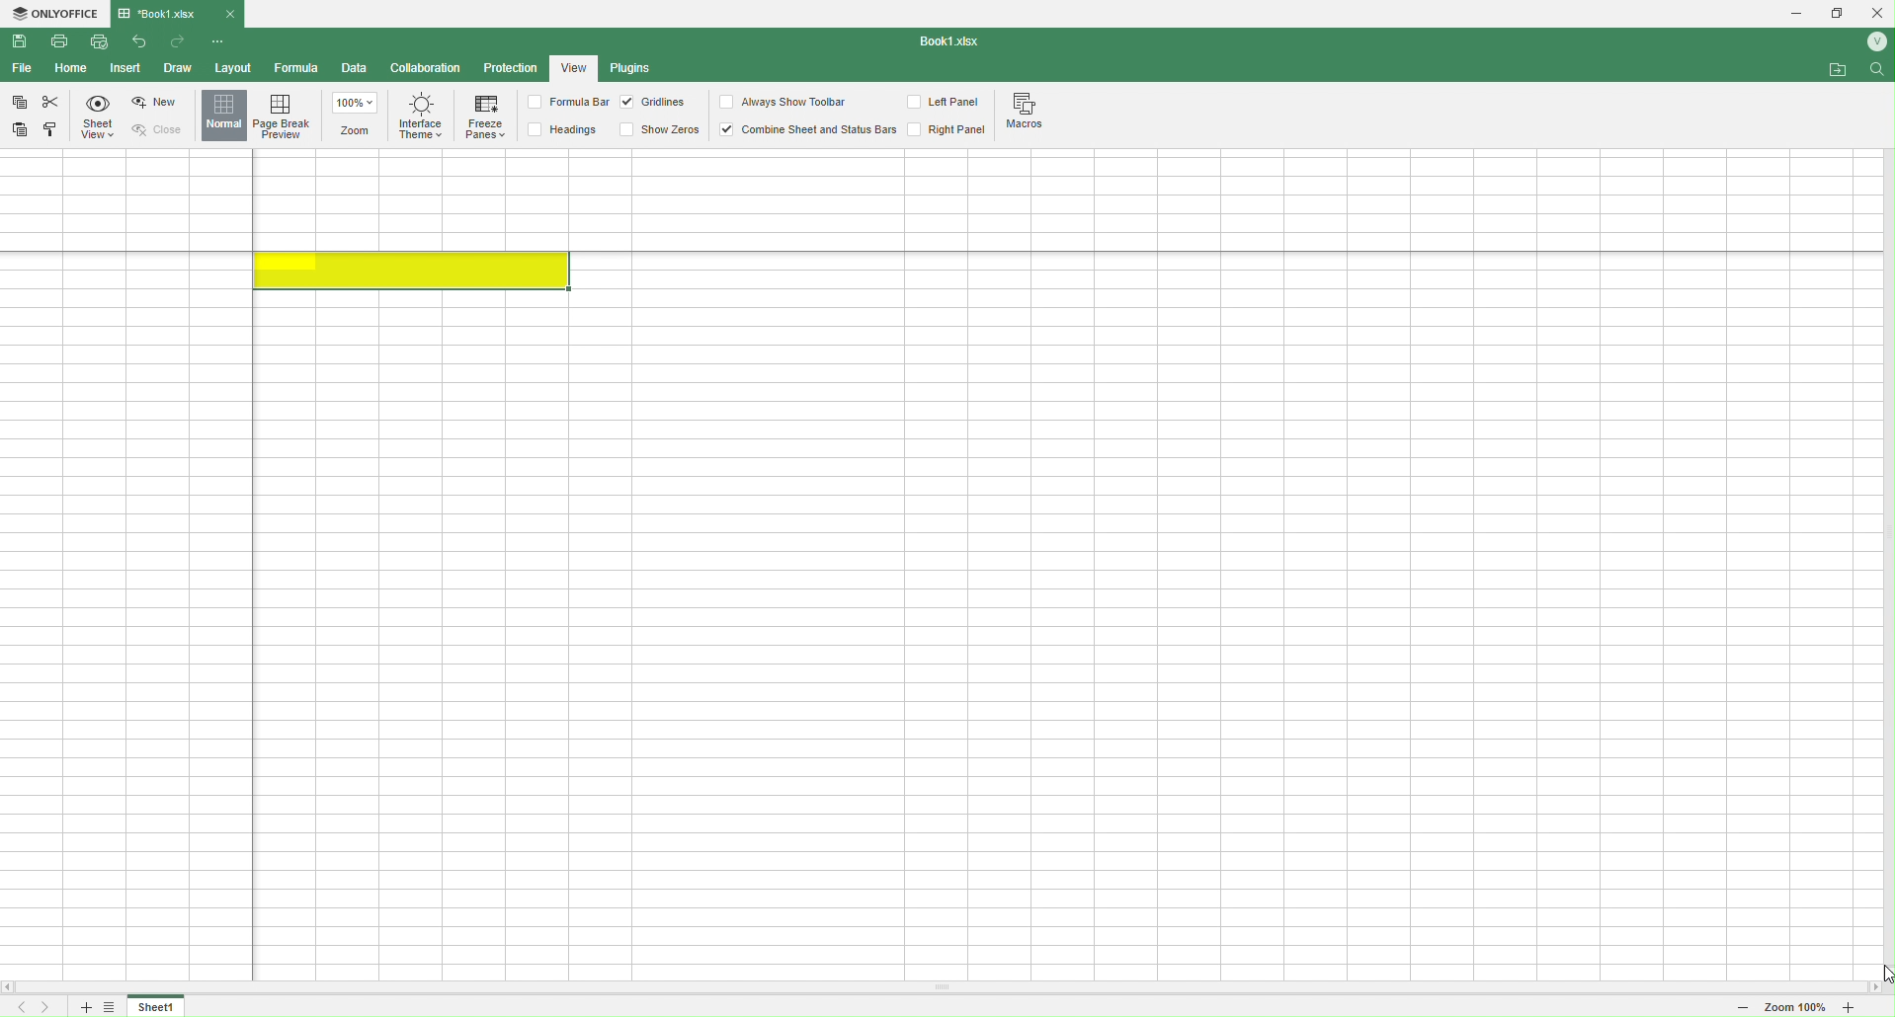 Image resolution: width=1895 pixels, height=1017 pixels. What do you see at coordinates (143, 44) in the screenshot?
I see `Undo` at bounding box center [143, 44].